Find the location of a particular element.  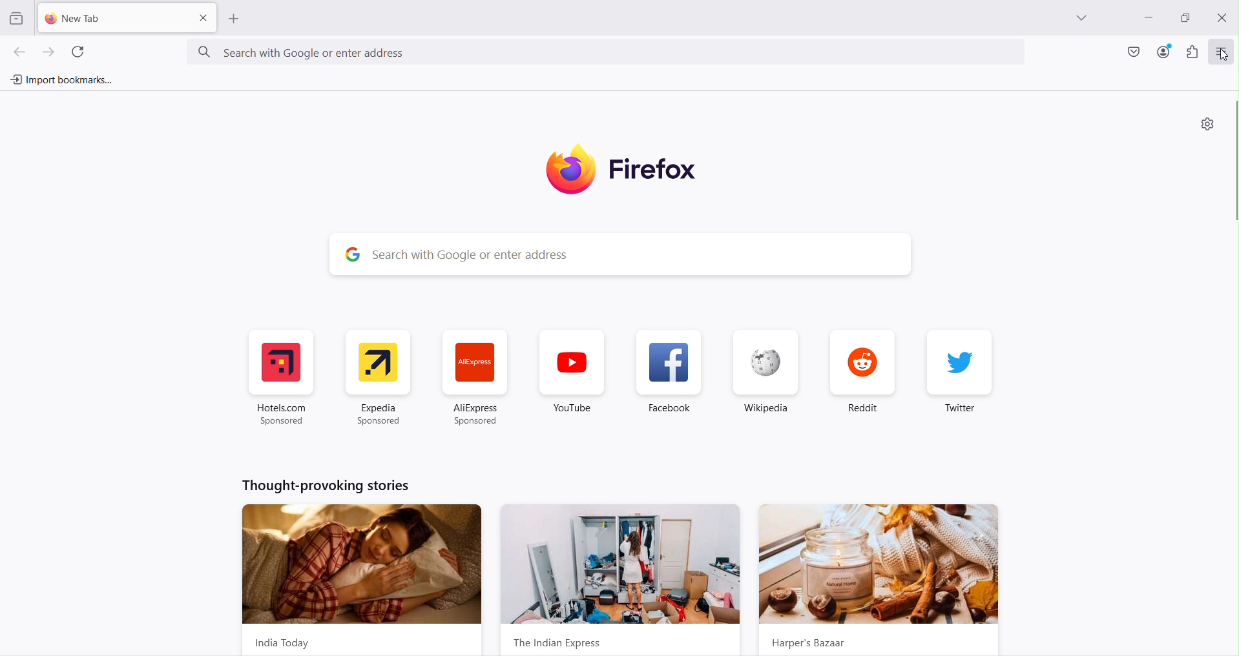

Import bookmarks is located at coordinates (59, 80).